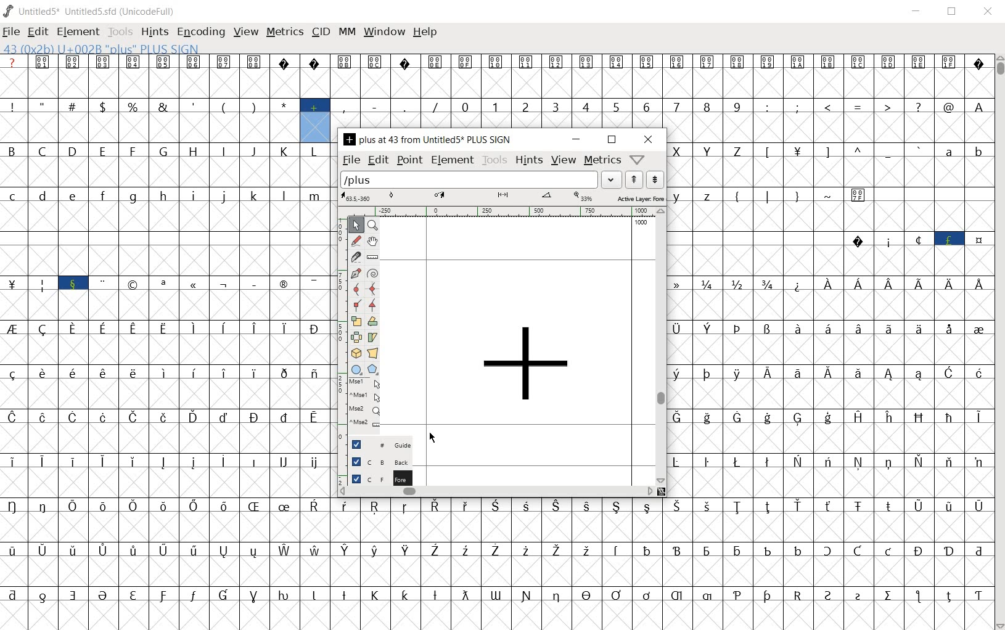 The width and height of the screenshot is (1005, 630). I want to click on active layer, so click(501, 197).